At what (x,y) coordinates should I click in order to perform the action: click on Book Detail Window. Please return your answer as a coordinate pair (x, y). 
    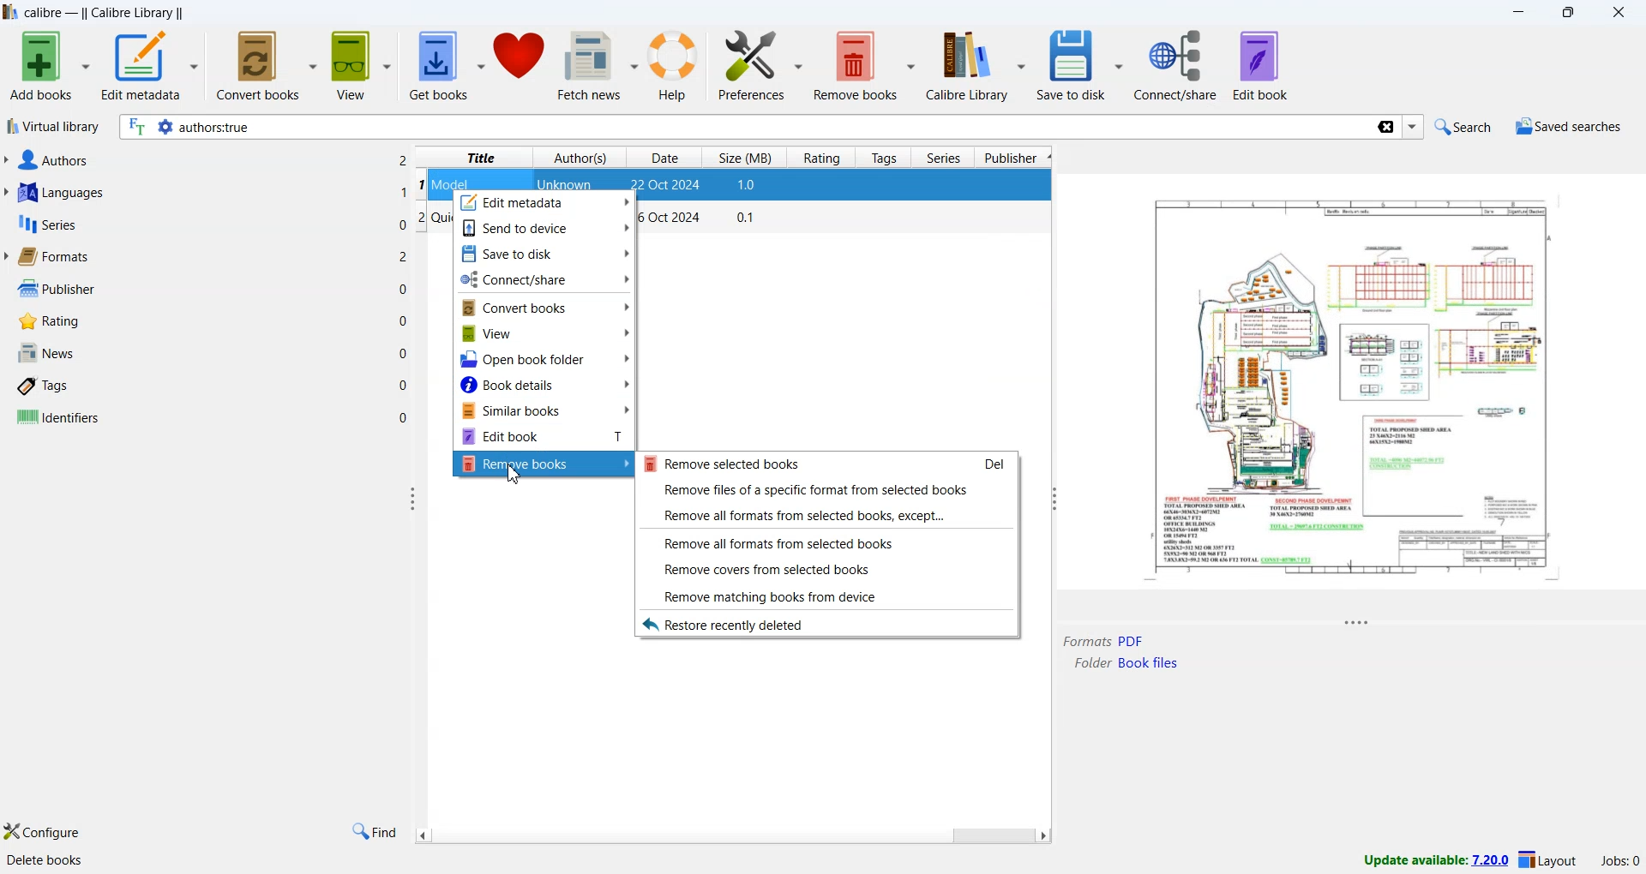
    Looking at the image, I should click on (1352, 401).